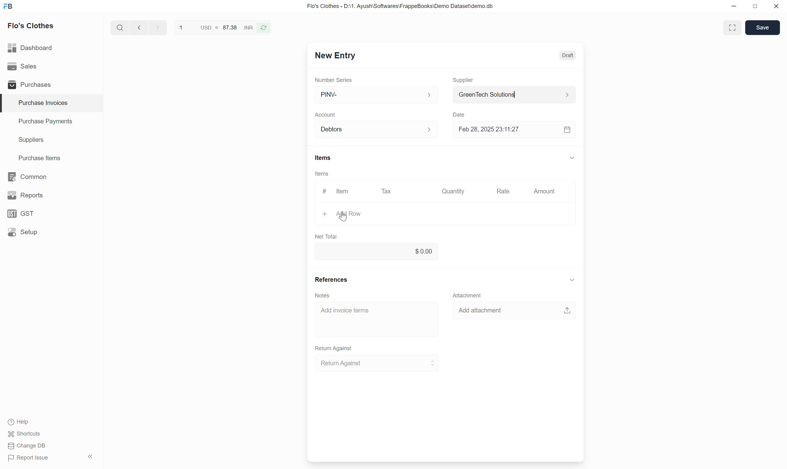  Describe the element at coordinates (572, 280) in the screenshot. I see `Collapse` at that location.